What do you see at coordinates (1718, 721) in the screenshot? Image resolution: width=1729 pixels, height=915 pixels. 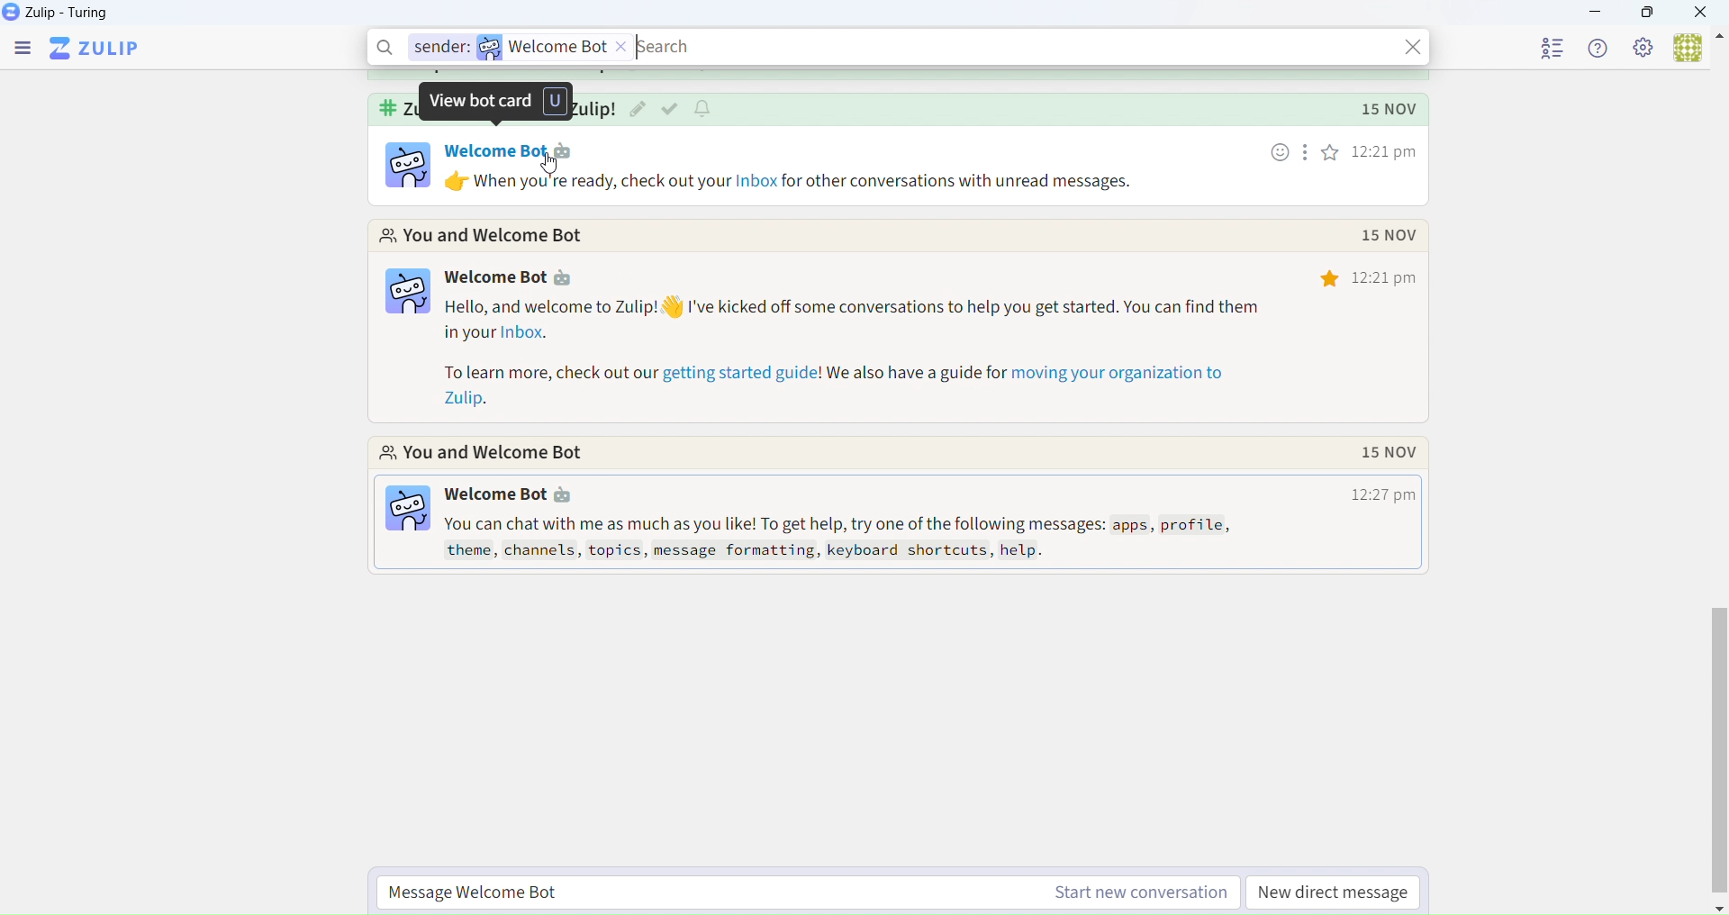 I see `vertical scroll bar` at bounding box center [1718, 721].